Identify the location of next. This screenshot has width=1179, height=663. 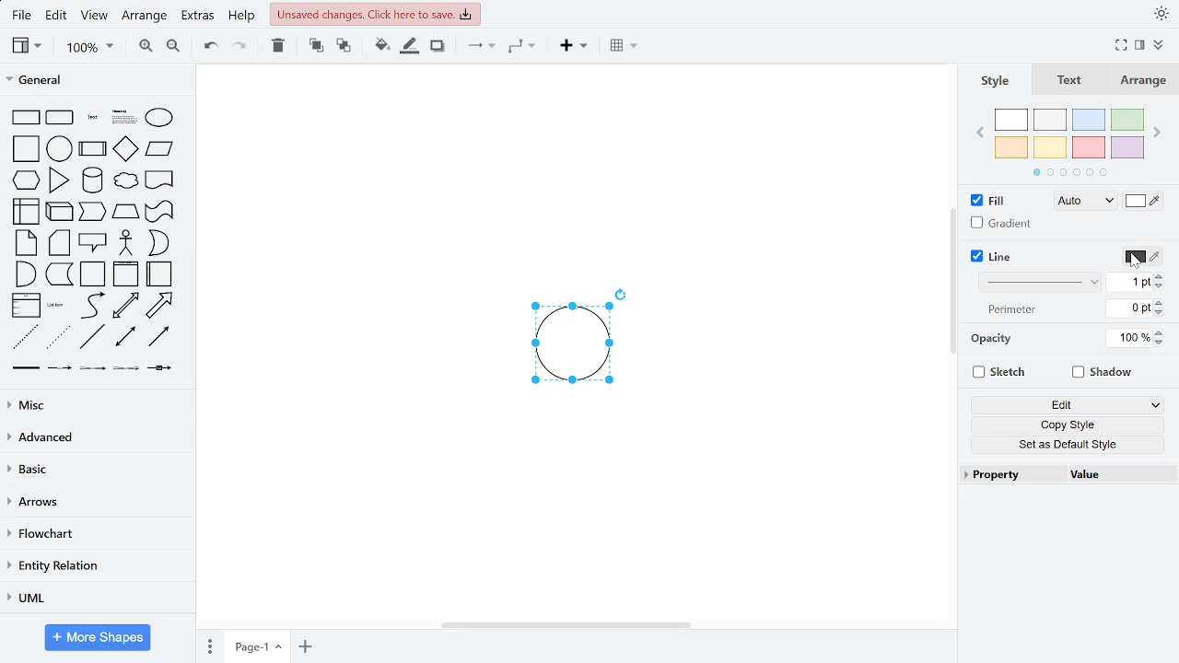
(1157, 134).